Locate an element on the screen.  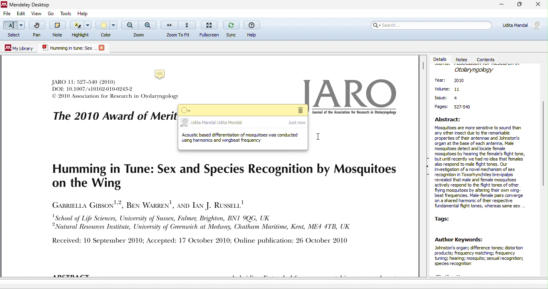
notes is located at coordinates (463, 59).